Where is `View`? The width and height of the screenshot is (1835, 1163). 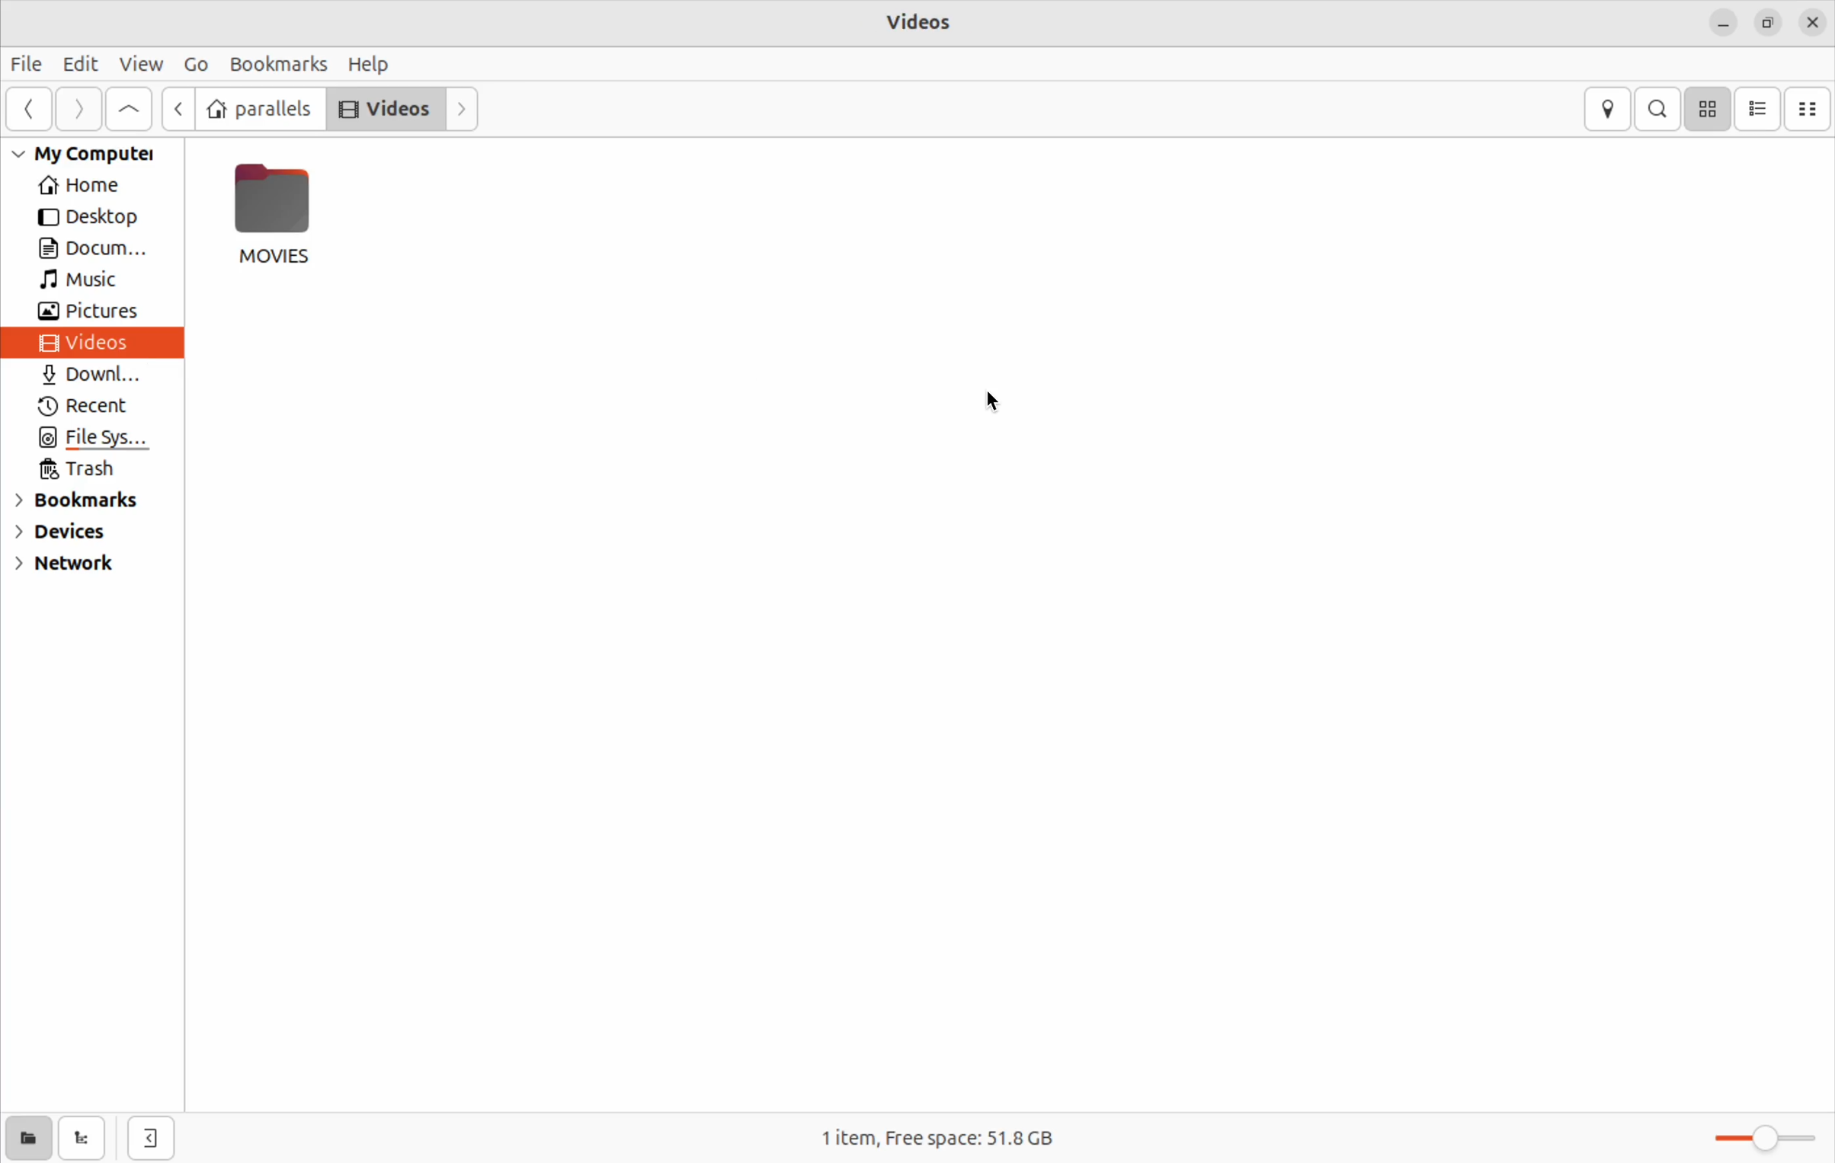
View is located at coordinates (145, 61).